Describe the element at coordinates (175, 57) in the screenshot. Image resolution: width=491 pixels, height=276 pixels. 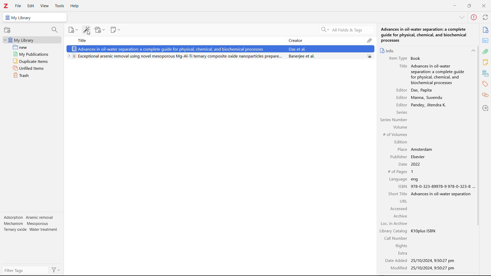
I see `Exceptional arsenic removal using novel Mesoporous Mg-Al-Ti ternary composite oxides nanoparticles prepared via Self-Assembly templating method` at that location.